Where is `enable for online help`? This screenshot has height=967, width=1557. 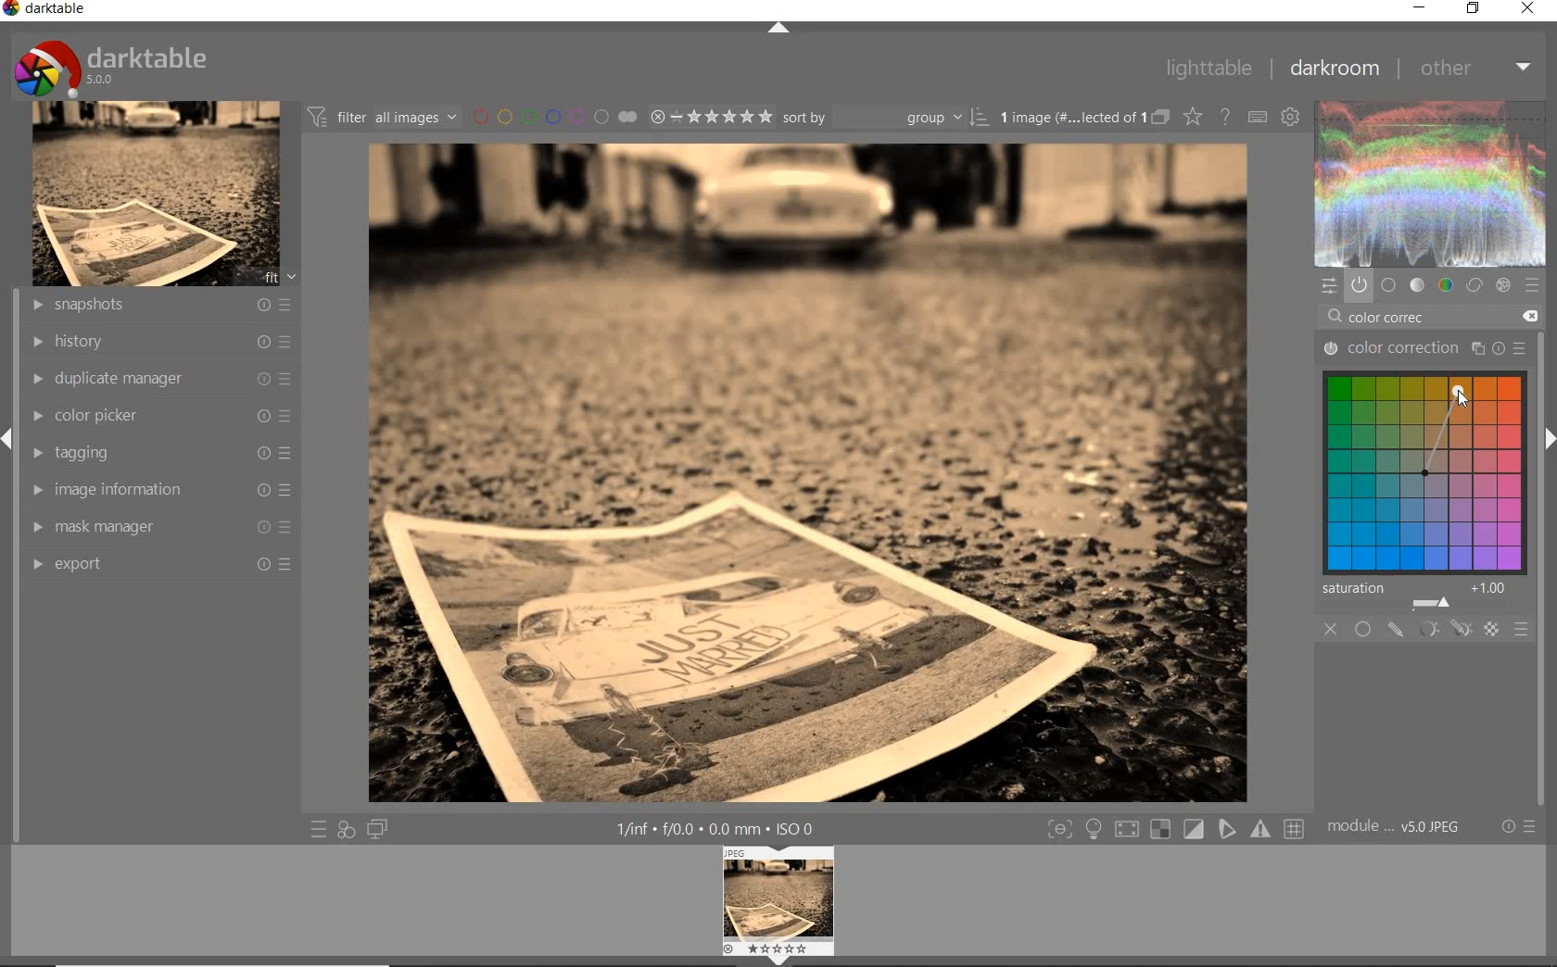
enable for online help is located at coordinates (1226, 116).